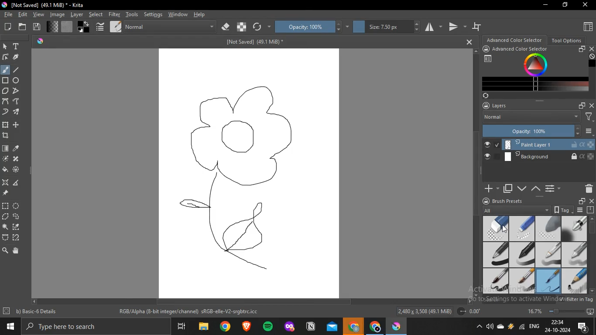  Describe the element at coordinates (575, 281) in the screenshot. I see `basic 1 sketch` at that location.